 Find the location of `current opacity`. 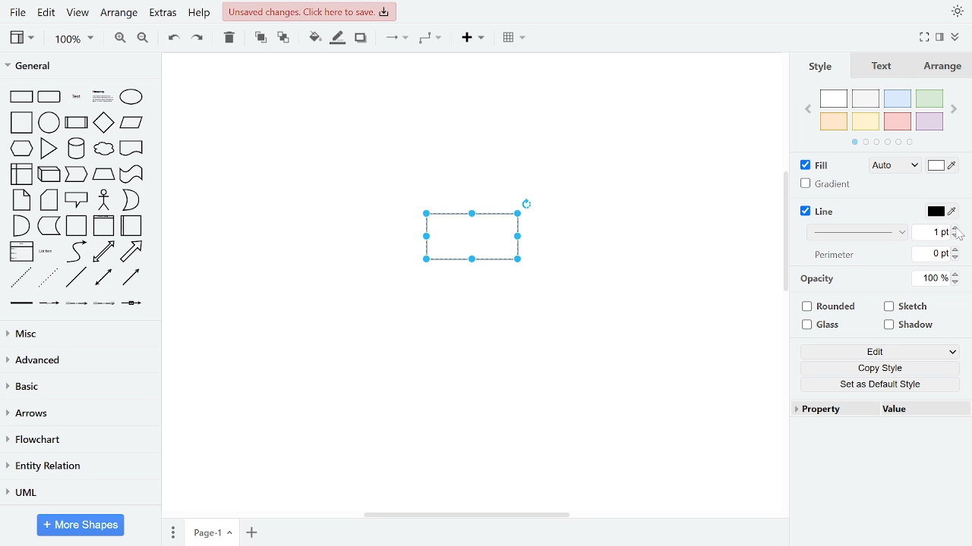

current opacity is located at coordinates (931, 279).